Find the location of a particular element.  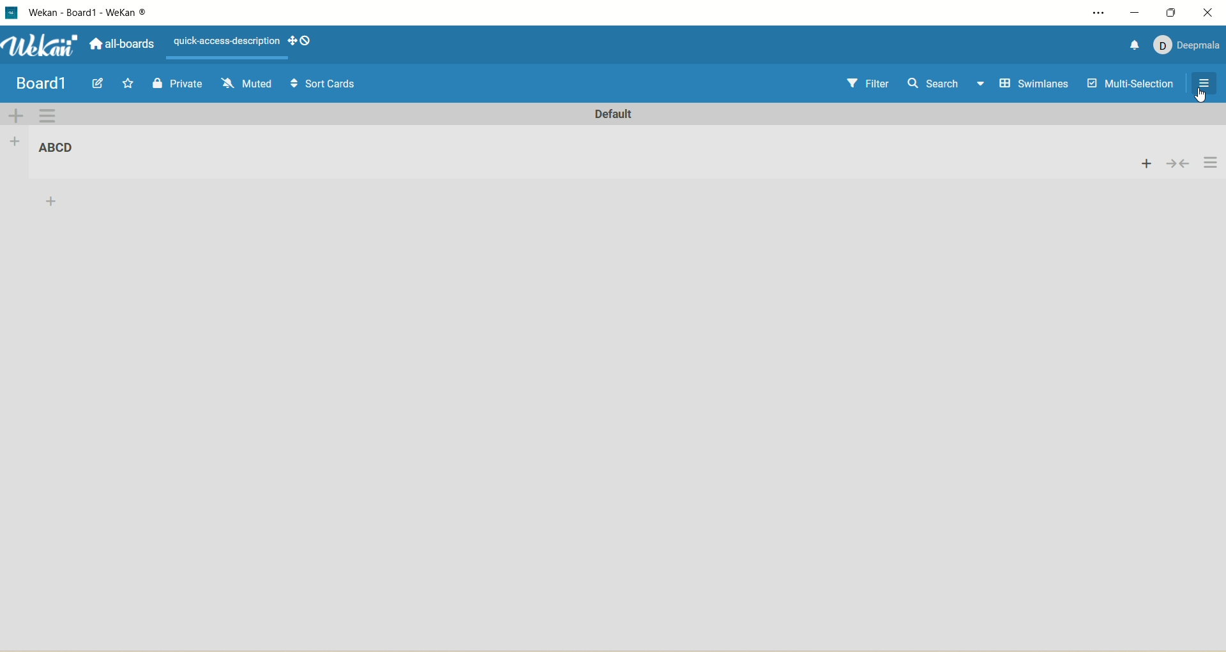

close is located at coordinates (1208, 15).